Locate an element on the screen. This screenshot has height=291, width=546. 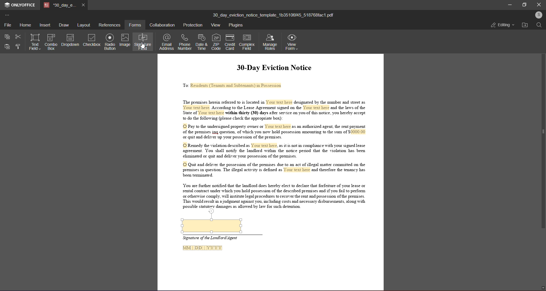
text field is located at coordinates (35, 41).